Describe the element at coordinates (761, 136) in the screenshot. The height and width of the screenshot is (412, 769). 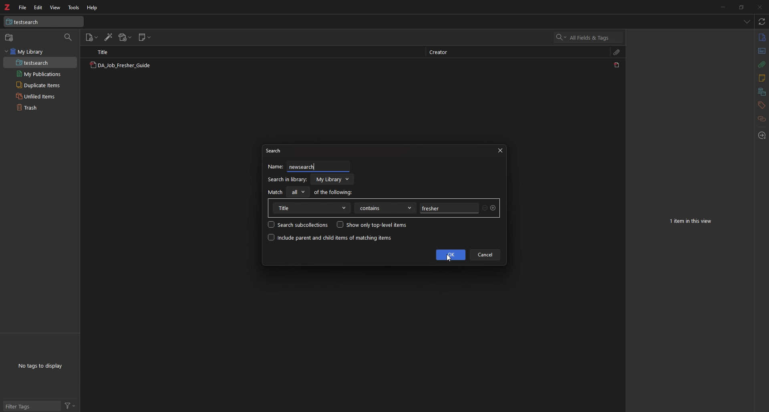
I see `locate` at that location.